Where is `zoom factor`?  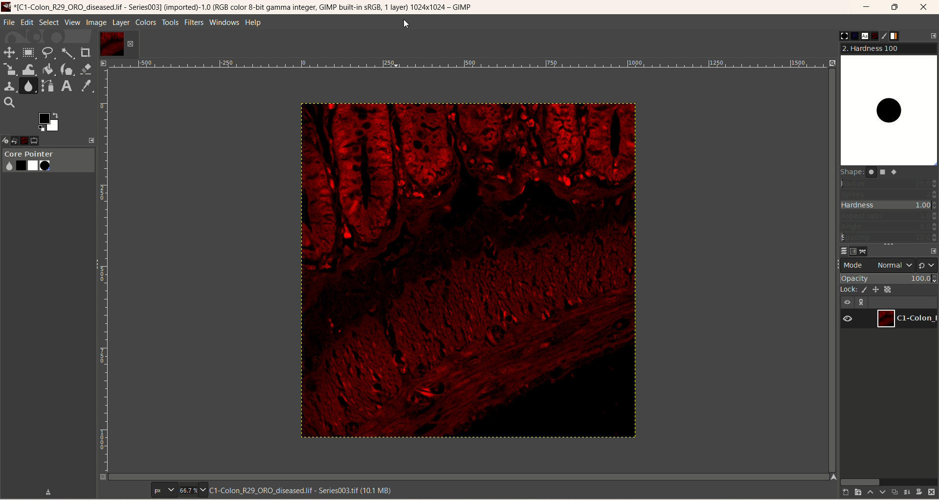
zoom factor is located at coordinates (192, 490).